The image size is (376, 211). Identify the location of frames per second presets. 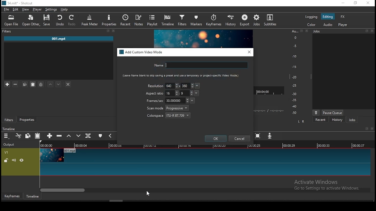
(192, 100).